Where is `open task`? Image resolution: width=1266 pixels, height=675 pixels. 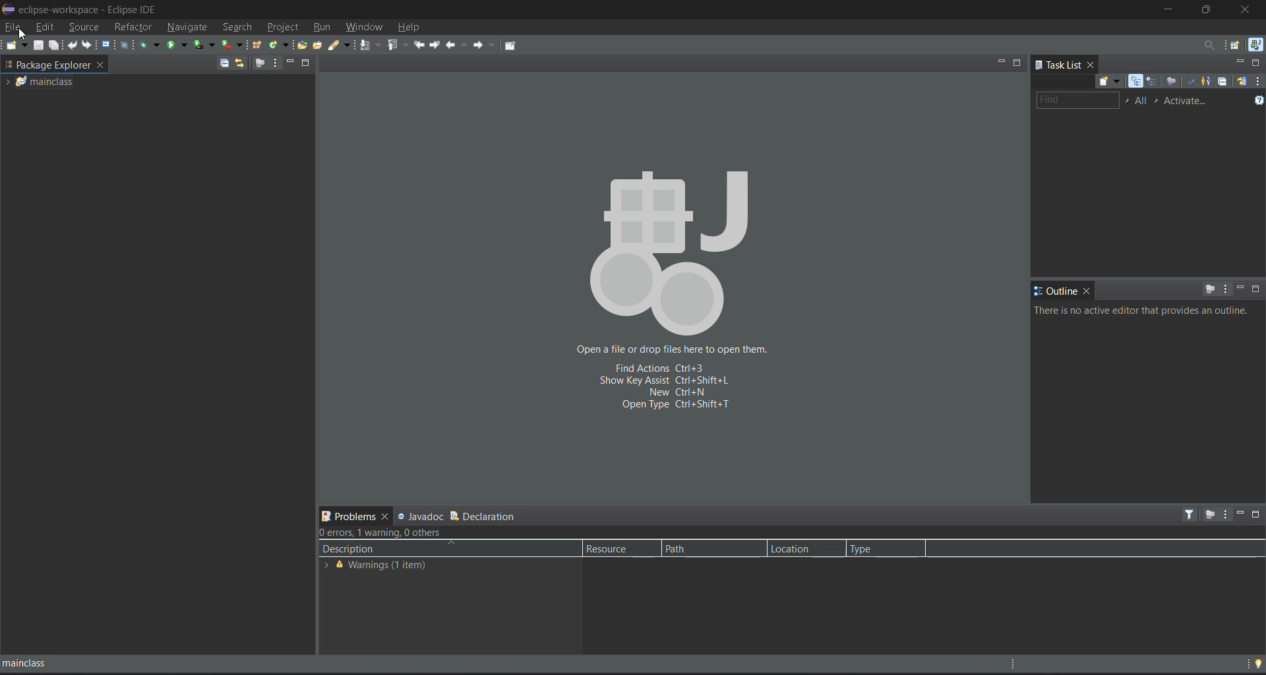 open task is located at coordinates (320, 45).